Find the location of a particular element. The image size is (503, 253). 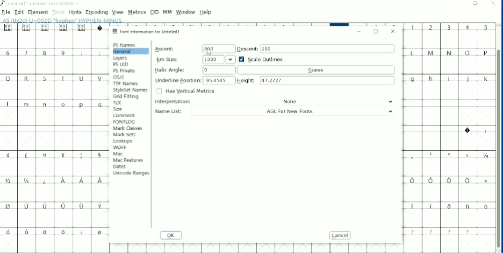

TEX is located at coordinates (118, 103).